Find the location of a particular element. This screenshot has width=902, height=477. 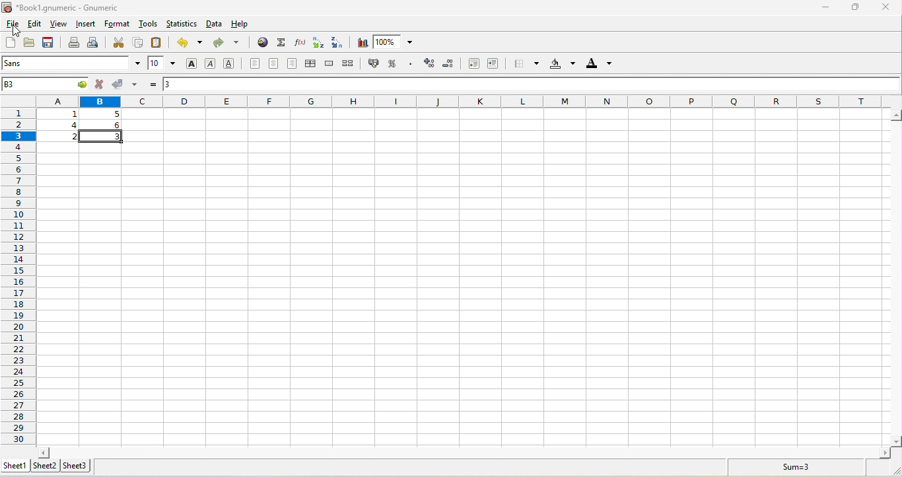

sheet 3 is located at coordinates (77, 465).